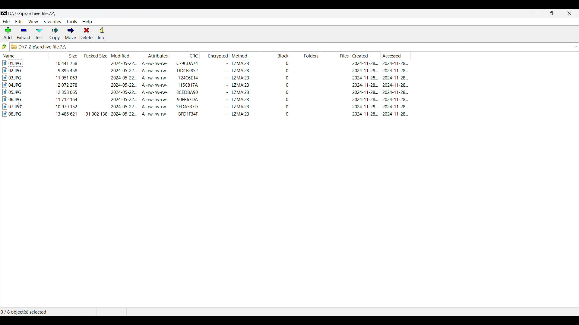  What do you see at coordinates (55, 34) in the screenshot?
I see `Copy` at bounding box center [55, 34].